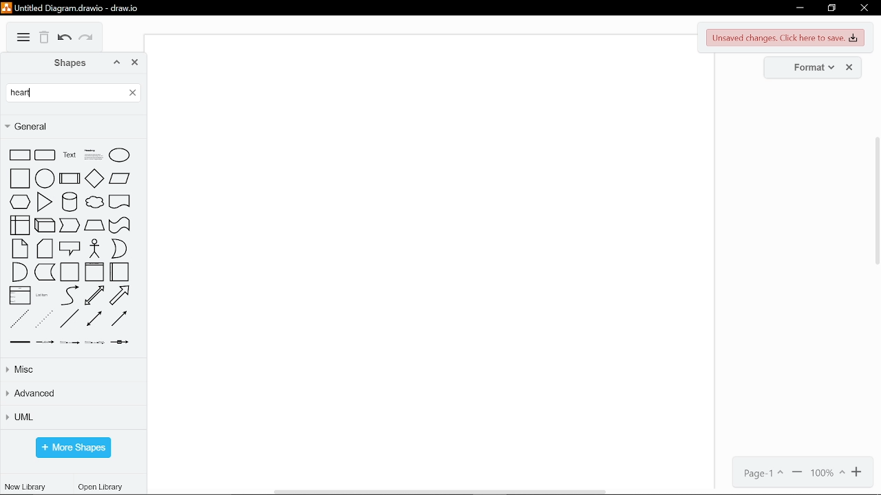 This screenshot has height=495, width=881. Describe the element at coordinates (70, 226) in the screenshot. I see `step` at that location.